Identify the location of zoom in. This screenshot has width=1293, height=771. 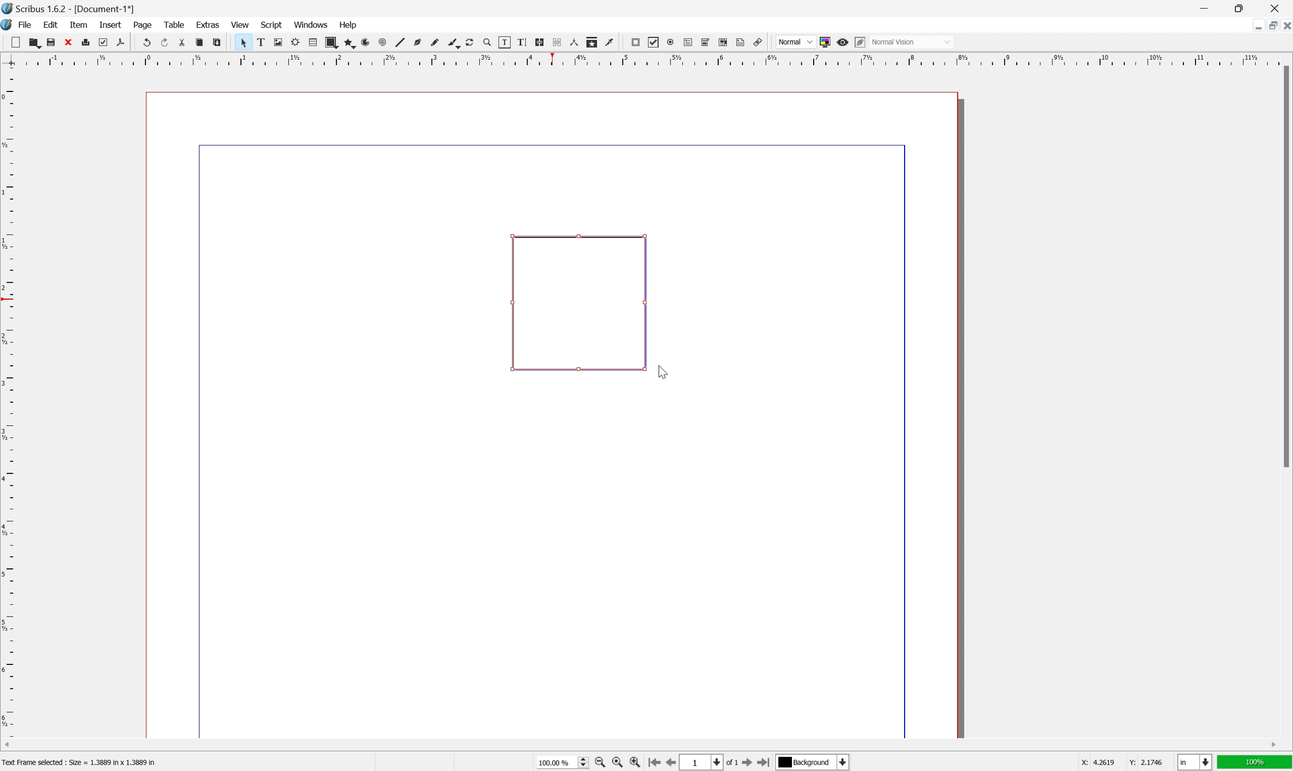
(635, 762).